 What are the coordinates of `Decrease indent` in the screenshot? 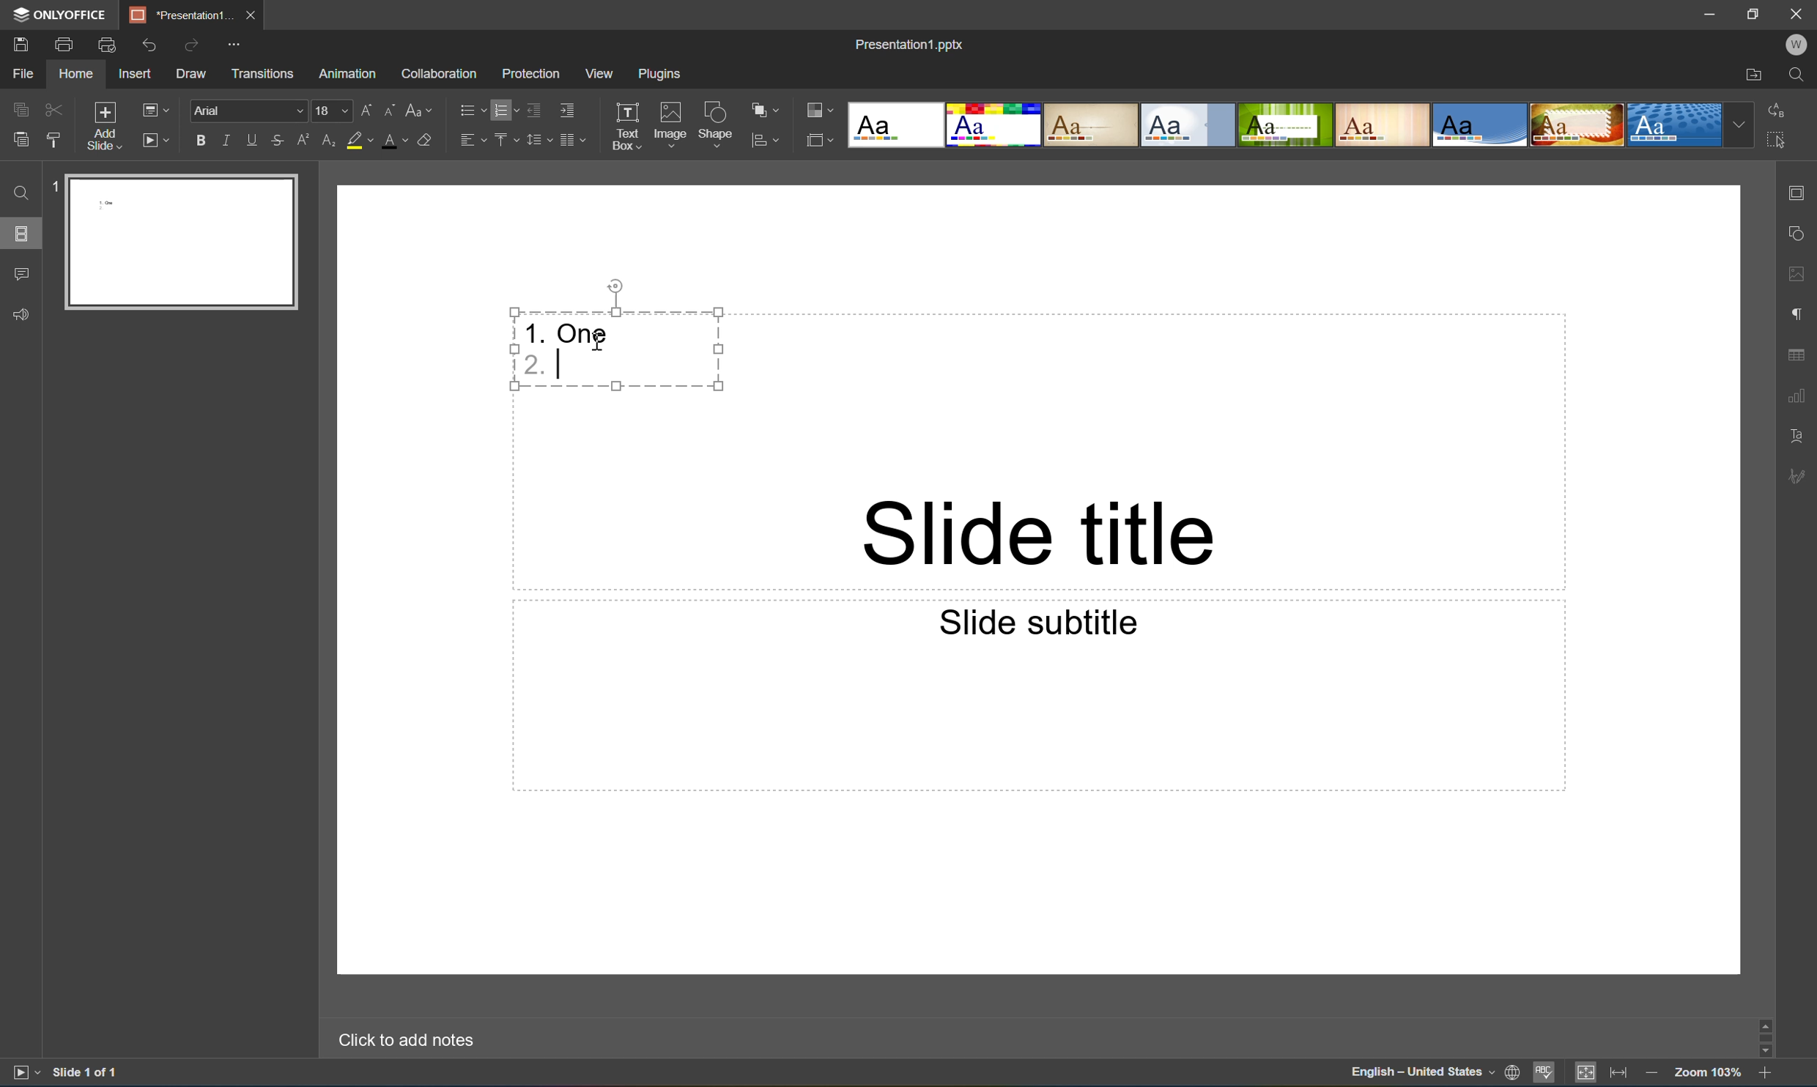 It's located at (536, 111).